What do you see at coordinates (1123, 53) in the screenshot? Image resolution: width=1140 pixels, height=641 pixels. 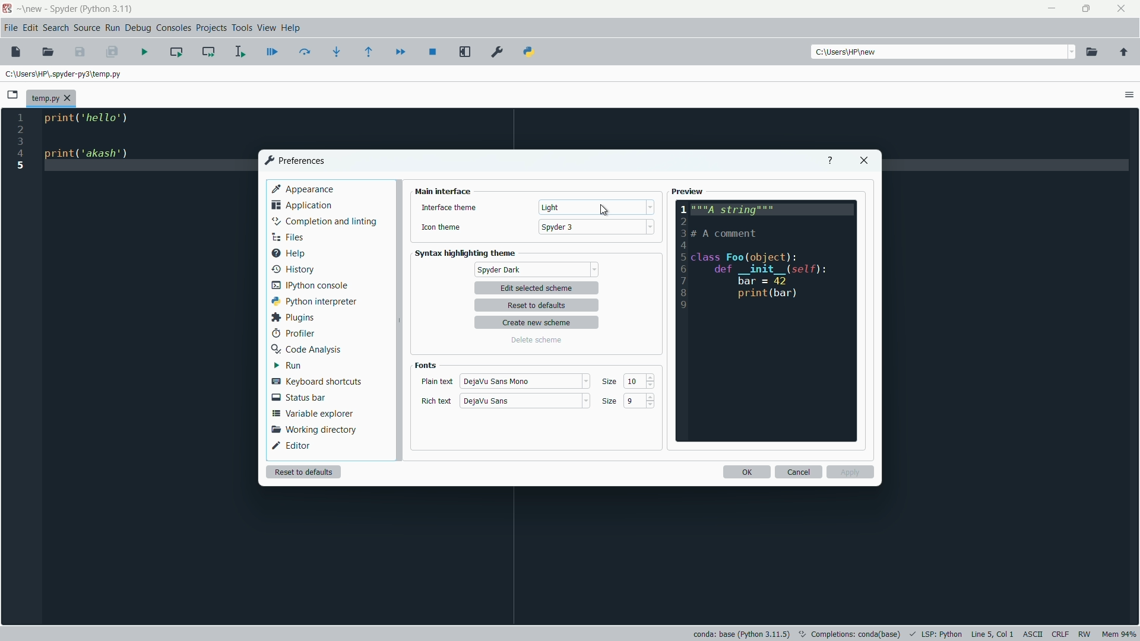 I see `parent directory` at bounding box center [1123, 53].